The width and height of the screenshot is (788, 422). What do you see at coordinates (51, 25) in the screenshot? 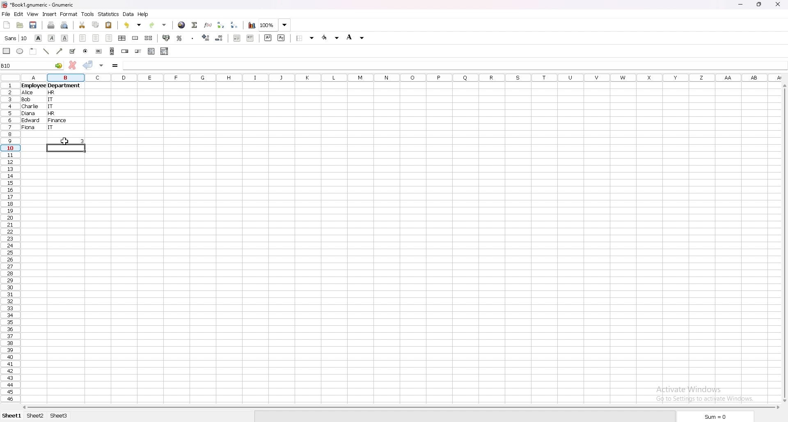
I see `print` at bounding box center [51, 25].